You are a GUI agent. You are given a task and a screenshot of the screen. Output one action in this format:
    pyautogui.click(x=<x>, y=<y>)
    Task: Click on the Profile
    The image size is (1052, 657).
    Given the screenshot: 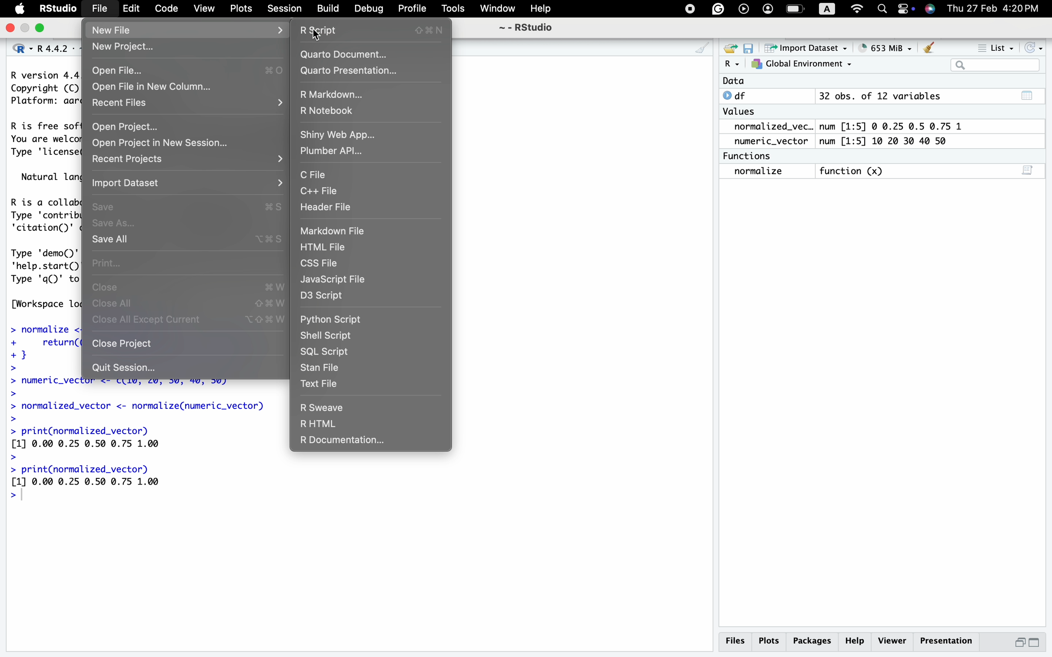 What is the action you would take?
    pyautogui.click(x=410, y=8)
    